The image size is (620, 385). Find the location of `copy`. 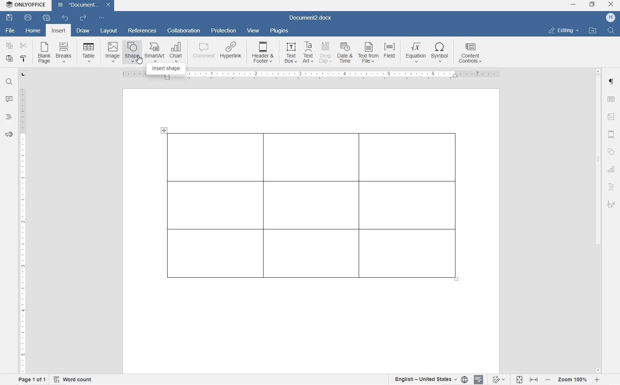

copy is located at coordinates (10, 47).